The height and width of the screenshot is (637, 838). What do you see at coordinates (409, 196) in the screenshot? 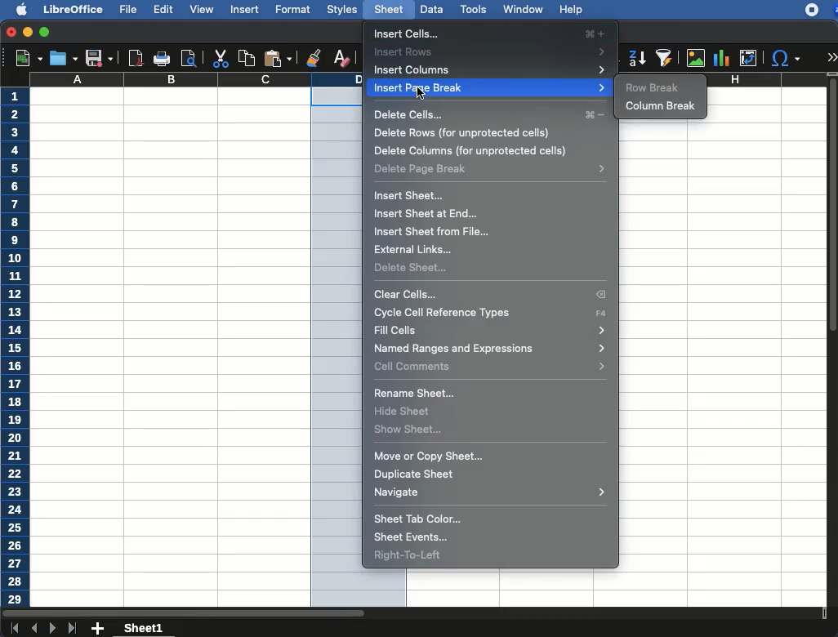
I see `insert sheet` at bounding box center [409, 196].